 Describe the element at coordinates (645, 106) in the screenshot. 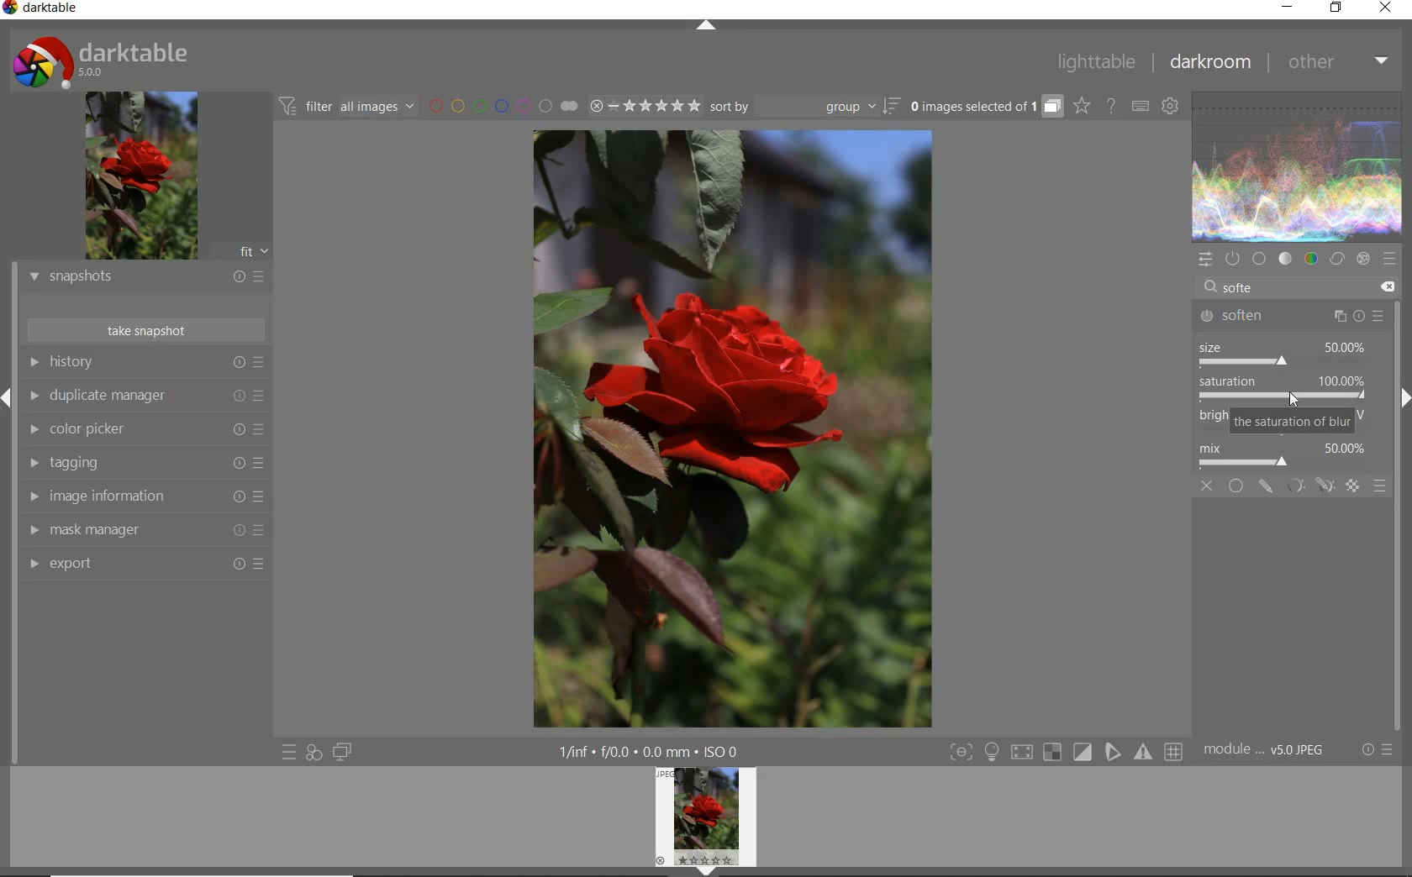

I see `range ratings for selected images` at that location.